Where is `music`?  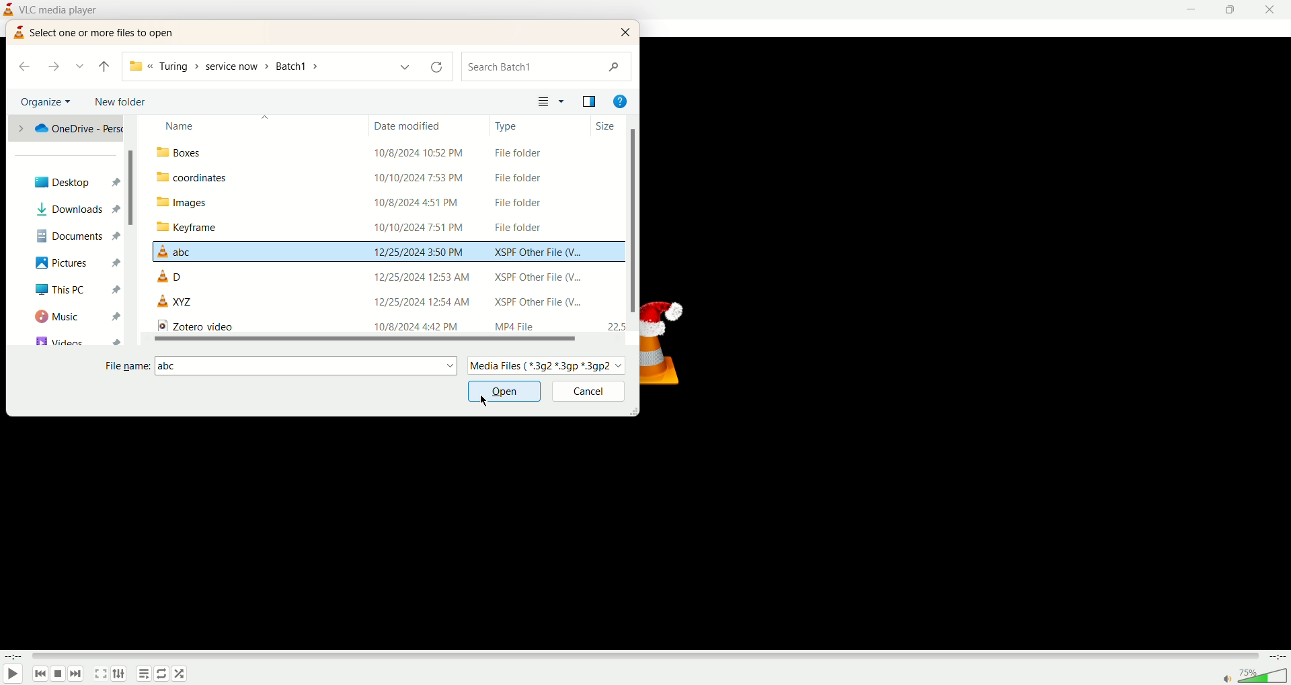
music is located at coordinates (75, 314).